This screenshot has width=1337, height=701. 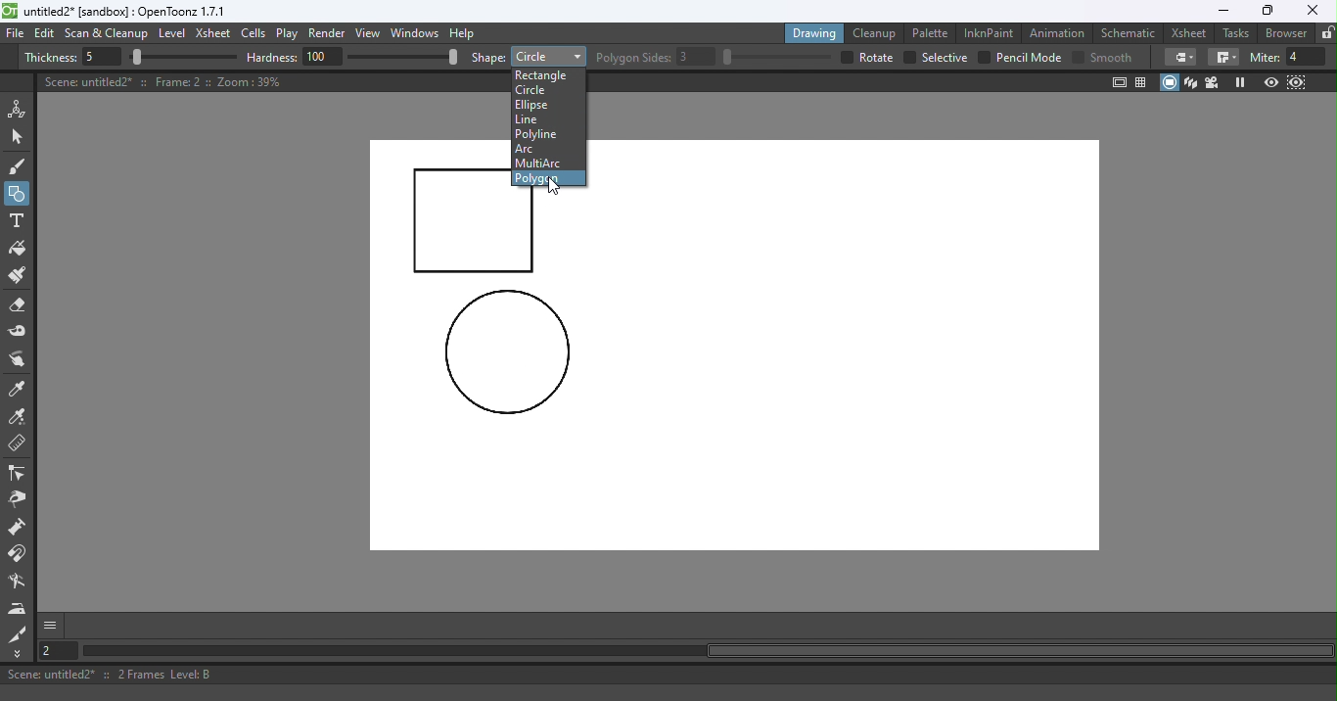 What do you see at coordinates (465, 32) in the screenshot?
I see `Help` at bounding box center [465, 32].